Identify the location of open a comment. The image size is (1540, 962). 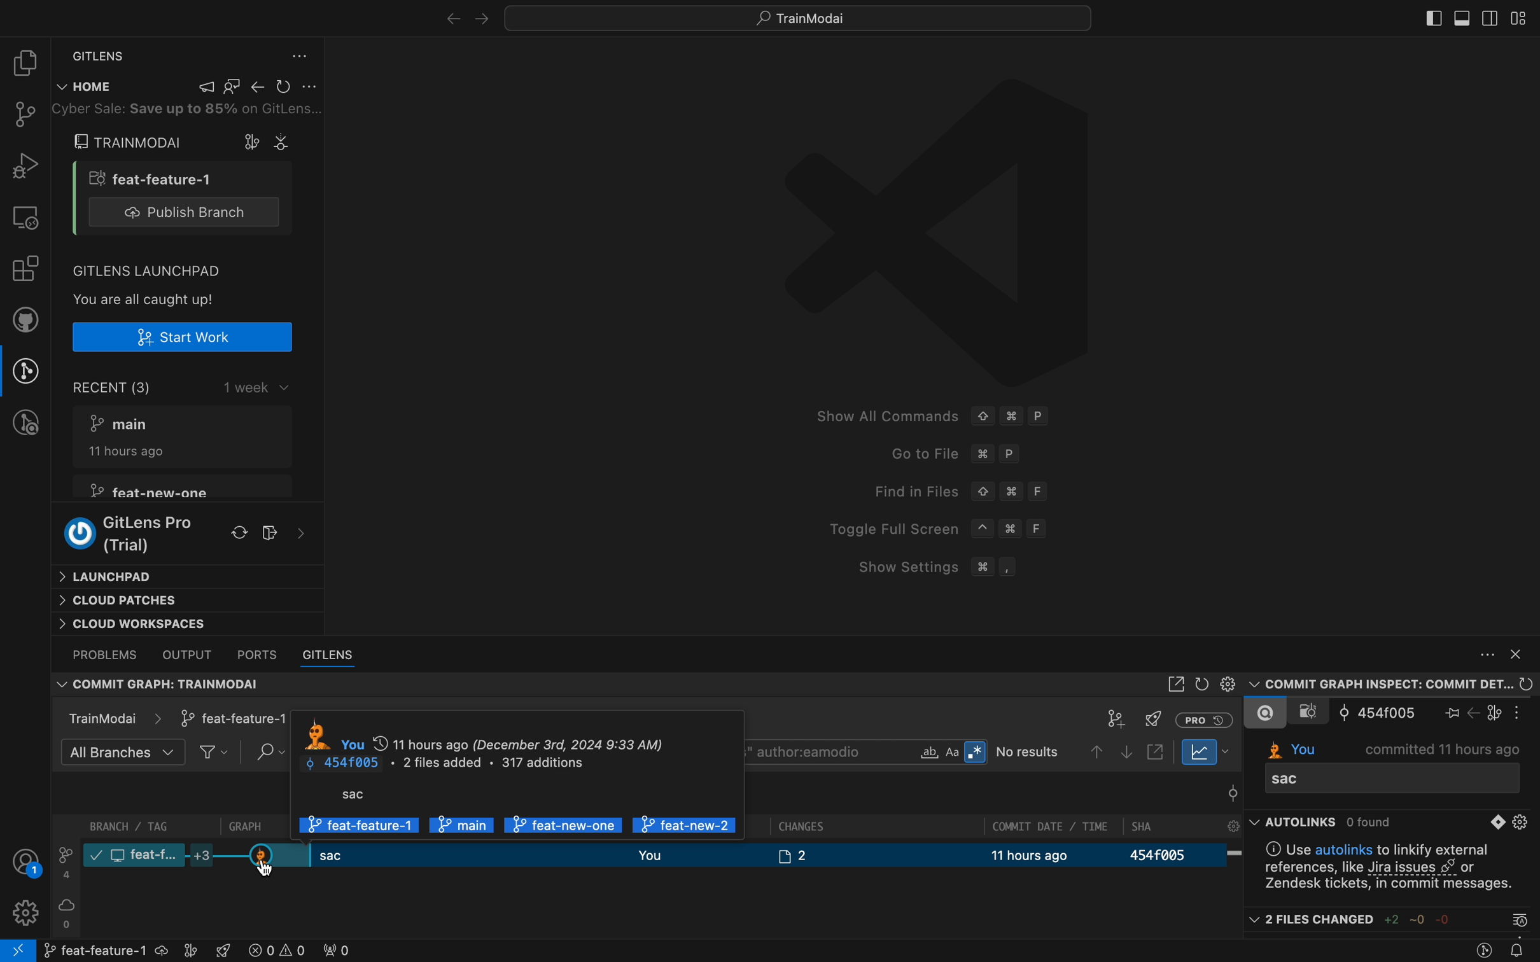
(235, 174).